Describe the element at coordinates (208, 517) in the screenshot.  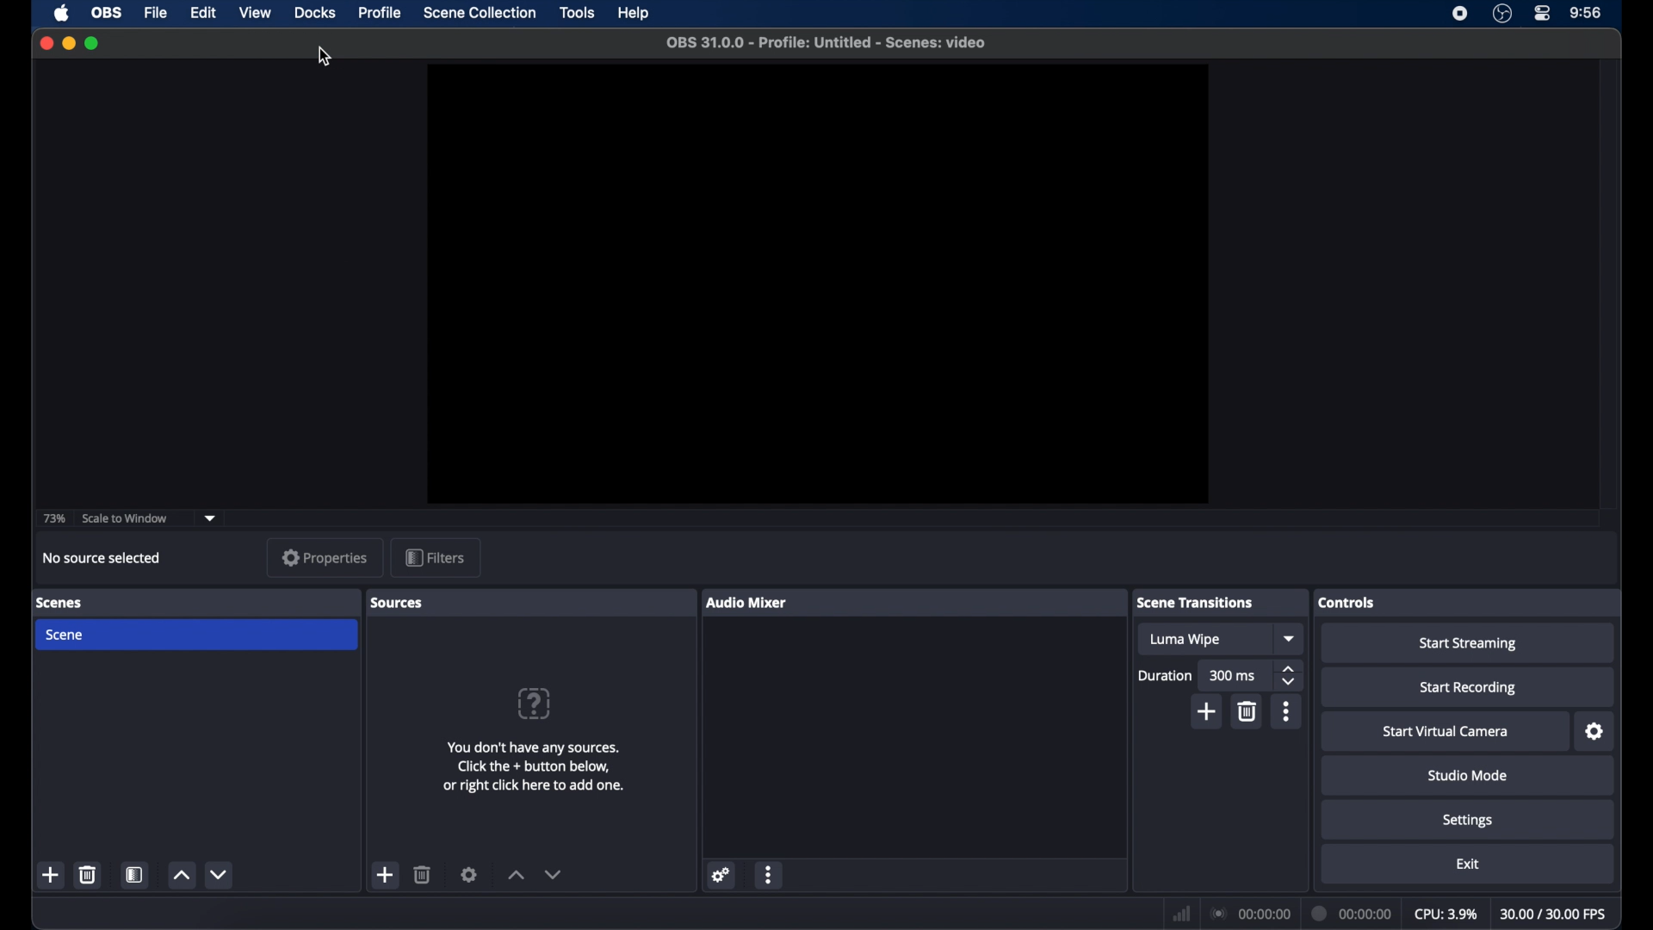
I see `dropdown ` at that location.